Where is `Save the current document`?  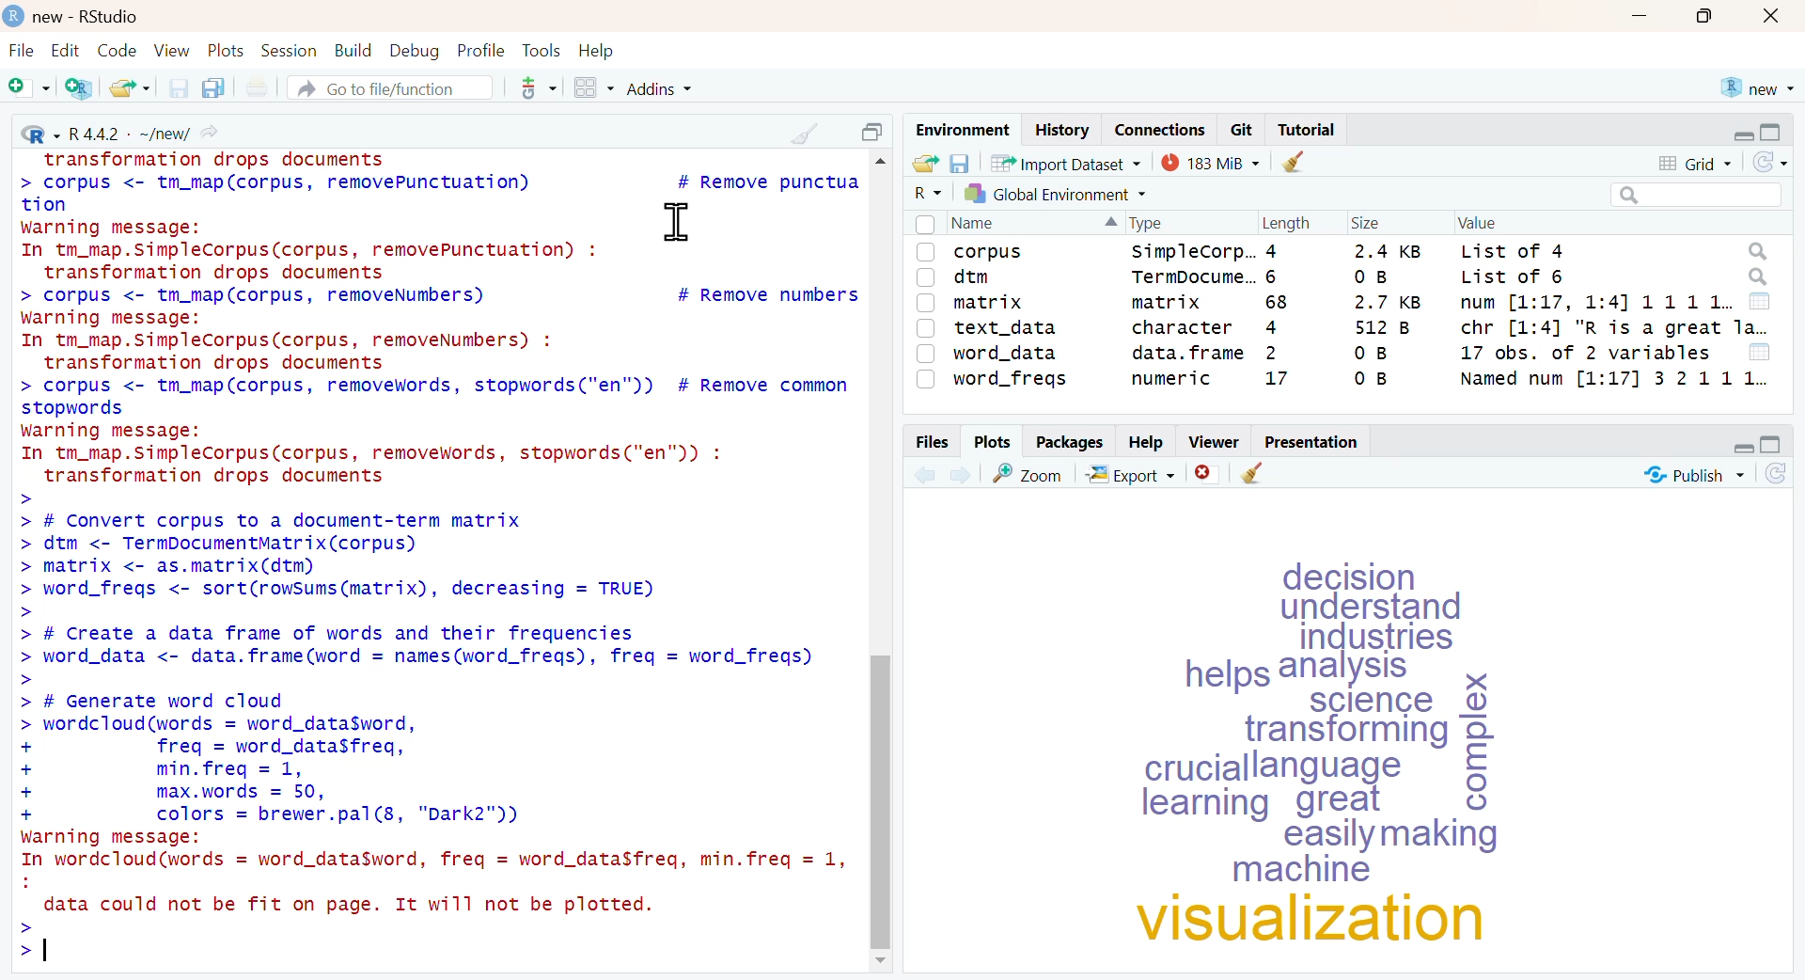 Save the current document is located at coordinates (180, 87).